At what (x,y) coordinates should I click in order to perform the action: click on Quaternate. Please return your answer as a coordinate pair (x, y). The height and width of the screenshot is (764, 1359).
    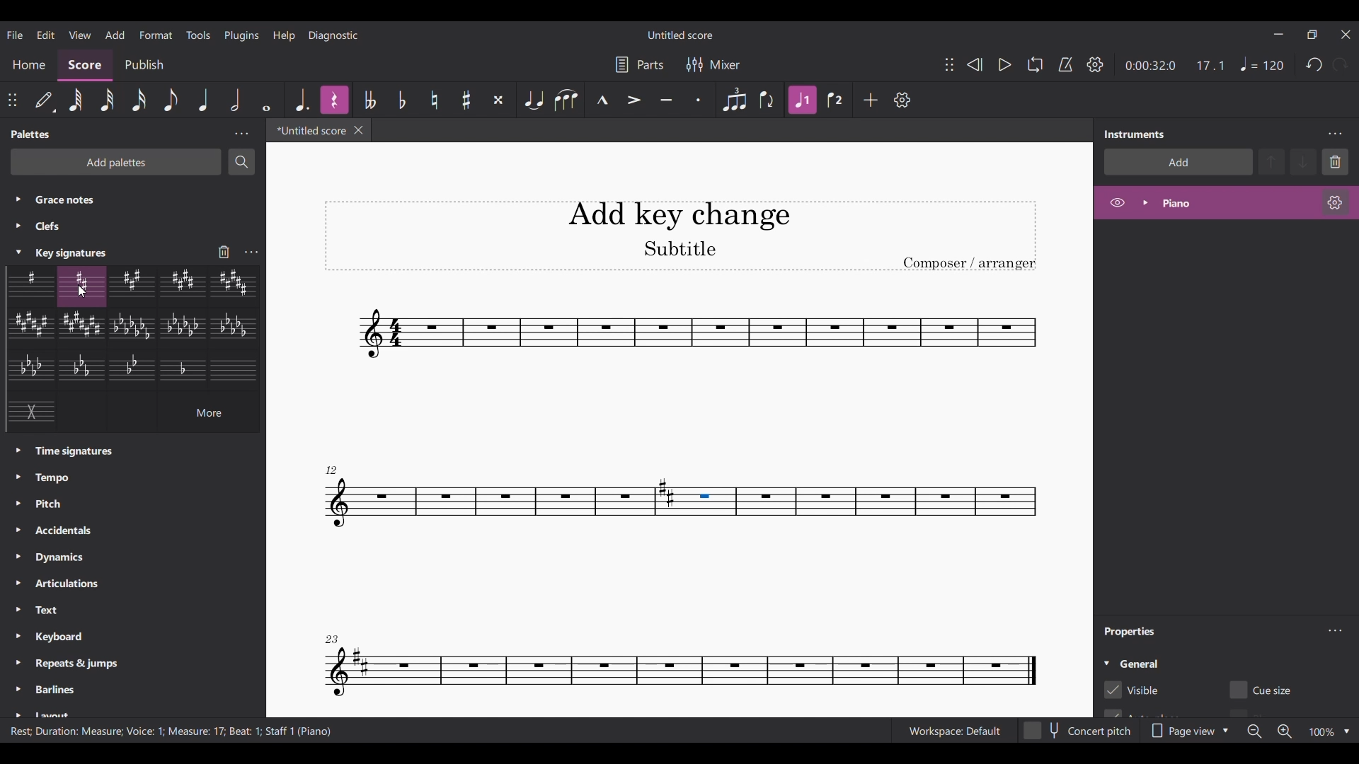
    Looking at the image, I should click on (1262, 64).